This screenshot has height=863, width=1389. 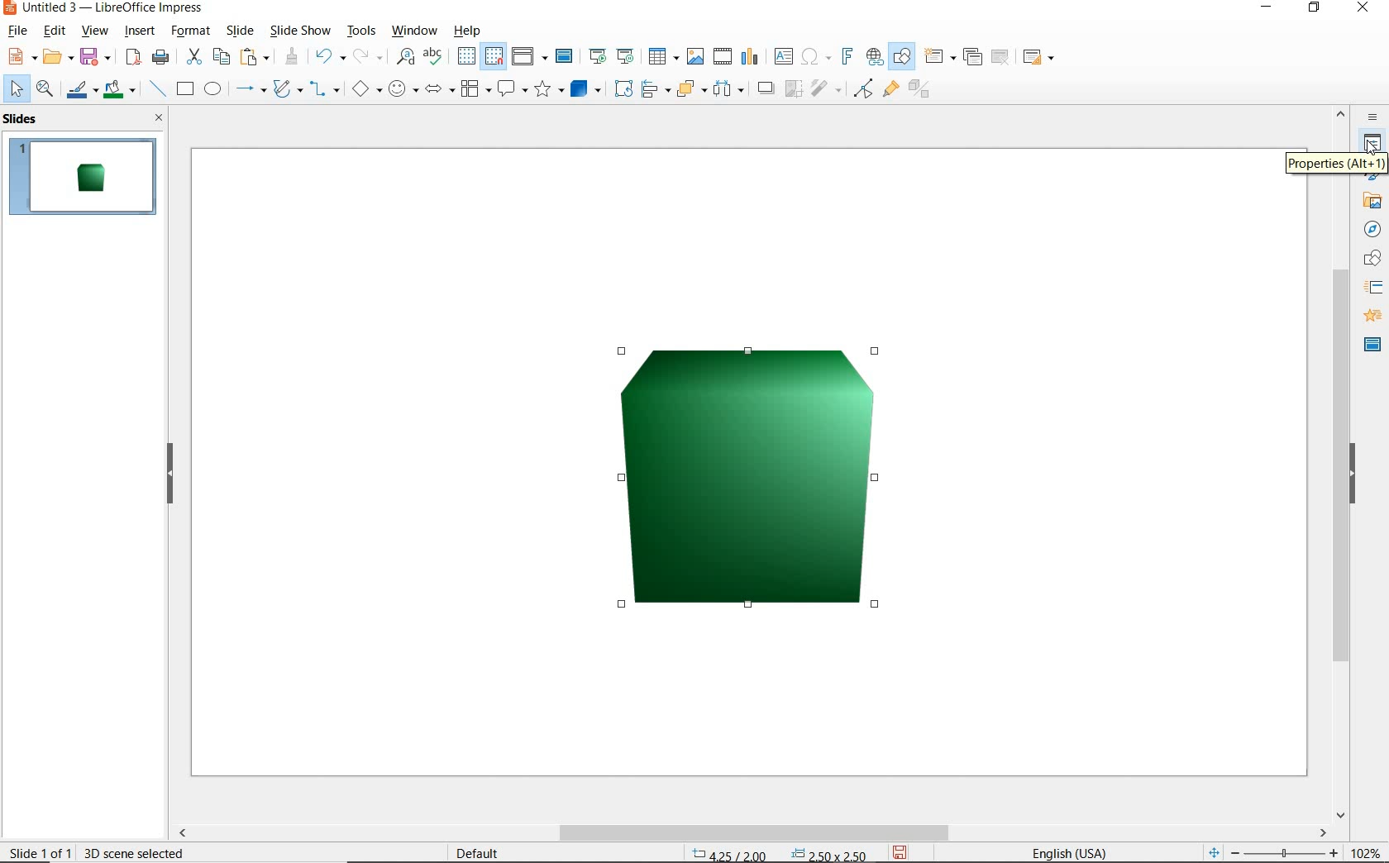 I want to click on insert audio or video, so click(x=722, y=55).